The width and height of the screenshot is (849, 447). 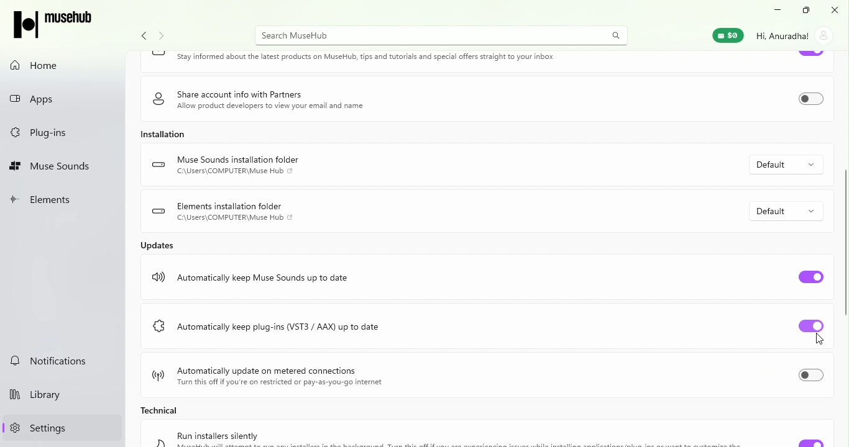 What do you see at coordinates (60, 428) in the screenshot?
I see `Settings` at bounding box center [60, 428].